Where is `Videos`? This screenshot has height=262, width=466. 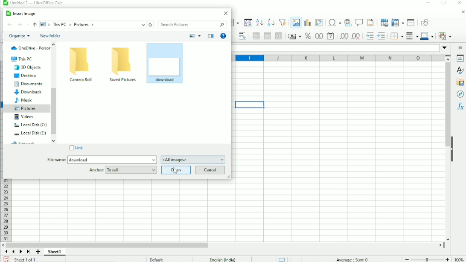 Videos is located at coordinates (23, 117).